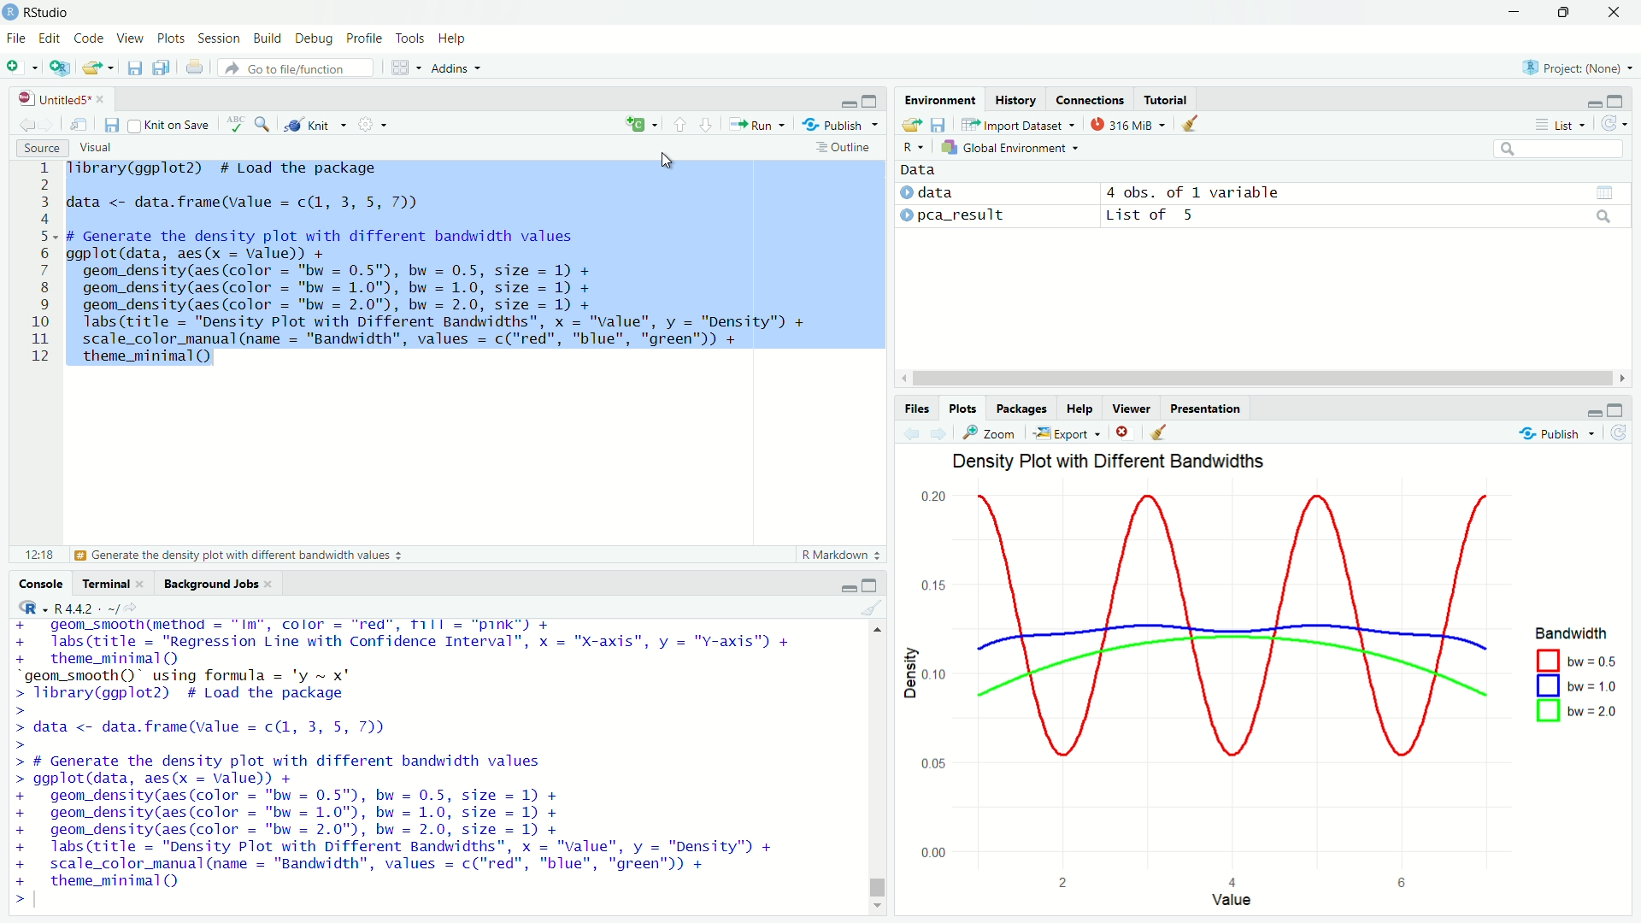  Describe the element at coordinates (846, 100) in the screenshot. I see `minimize` at that location.